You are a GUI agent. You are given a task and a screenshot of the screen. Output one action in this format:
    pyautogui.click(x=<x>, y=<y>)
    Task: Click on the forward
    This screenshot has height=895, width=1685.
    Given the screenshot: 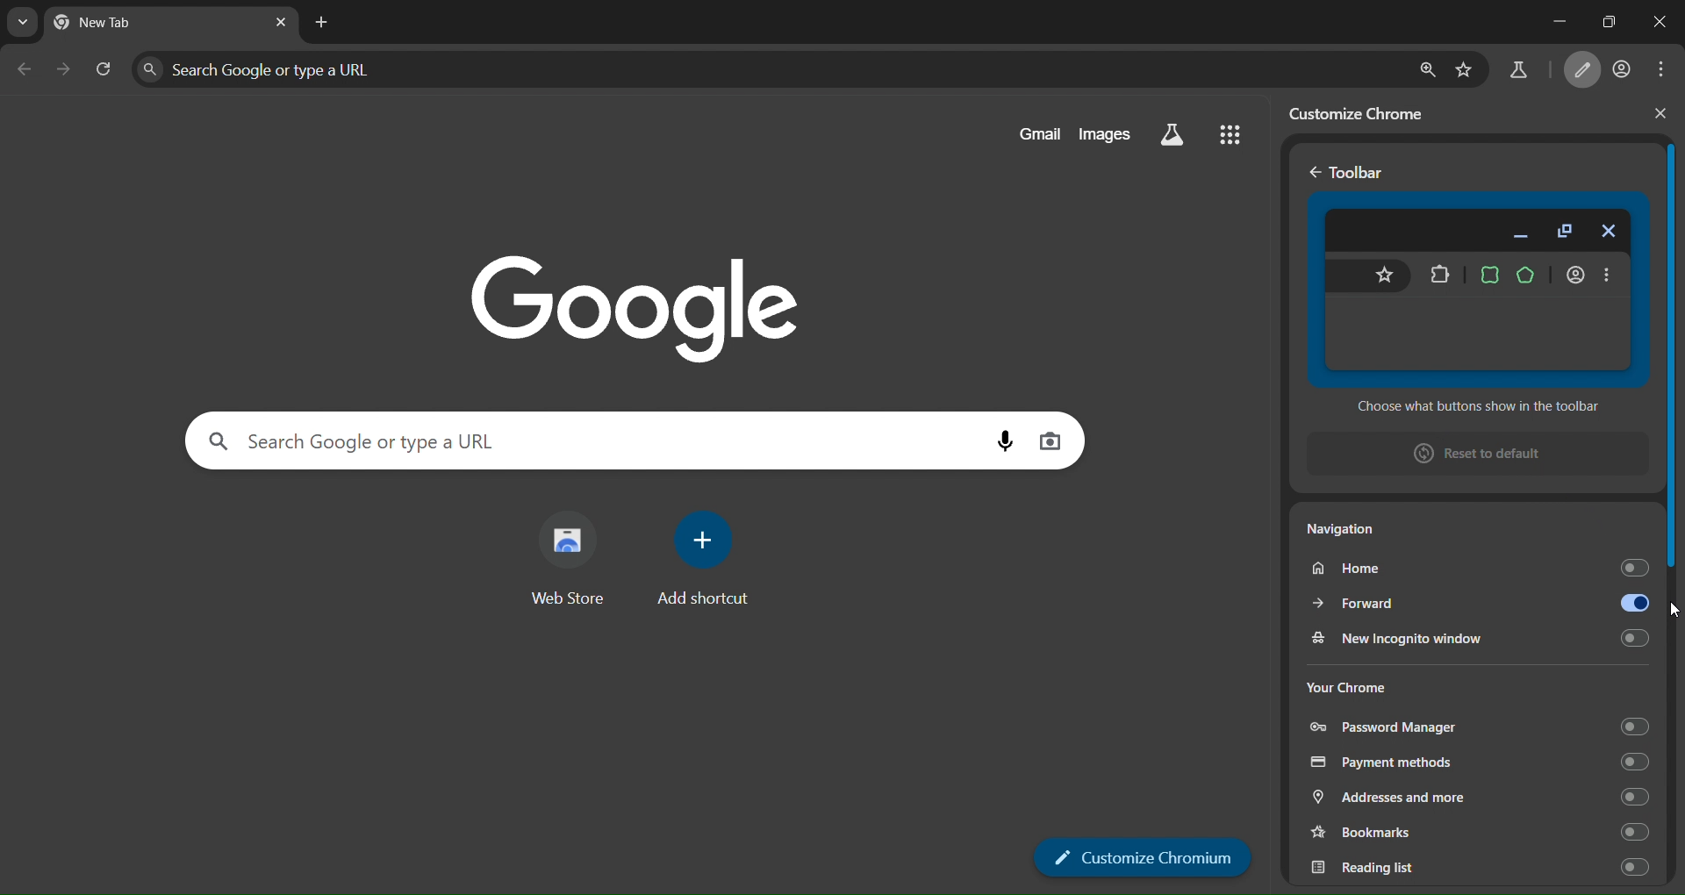 What is the action you would take?
    pyautogui.click(x=1479, y=604)
    